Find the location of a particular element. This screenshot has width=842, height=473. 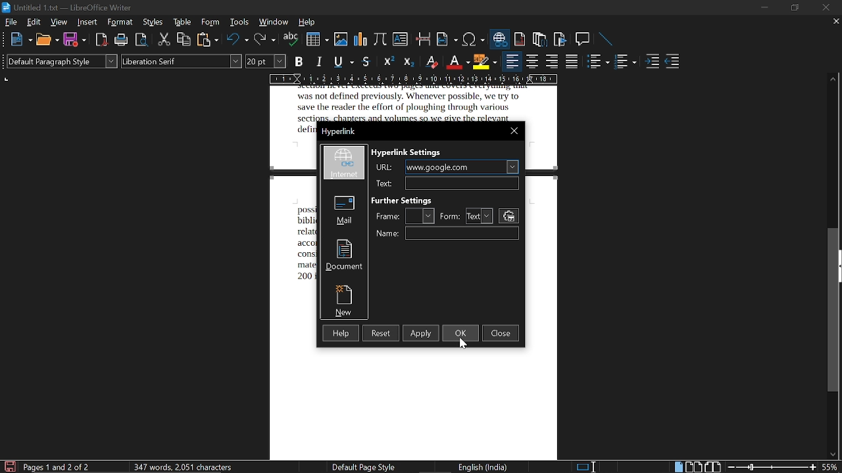

insert formula is located at coordinates (380, 41).